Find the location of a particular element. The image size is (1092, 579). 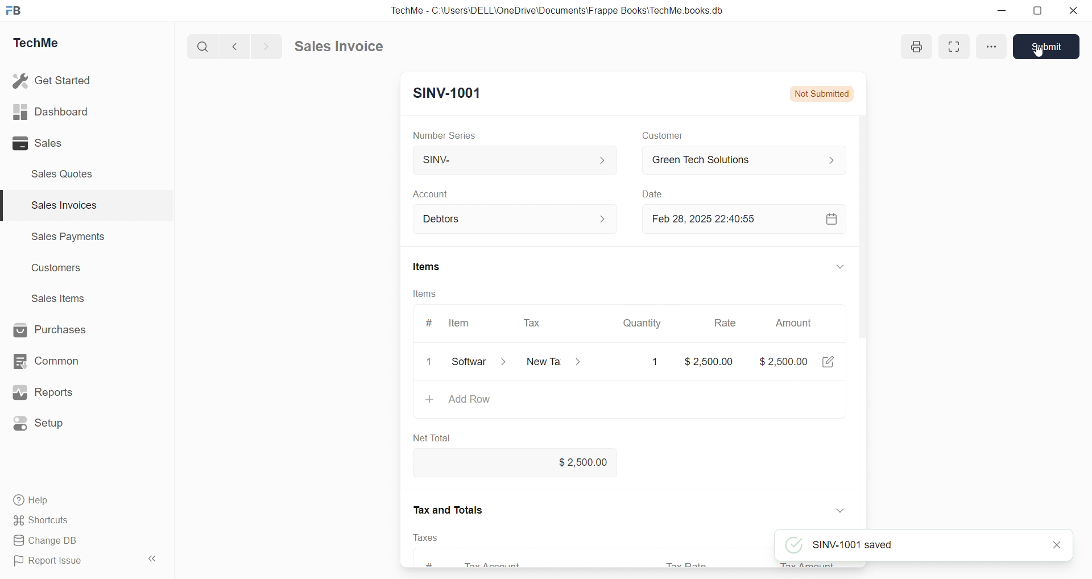

edit is located at coordinates (828, 361).